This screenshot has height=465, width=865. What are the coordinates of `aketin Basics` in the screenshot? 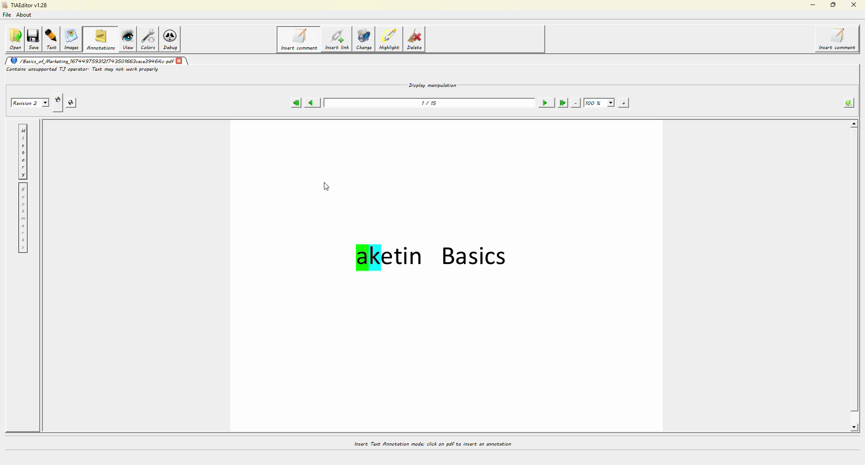 It's located at (434, 260).